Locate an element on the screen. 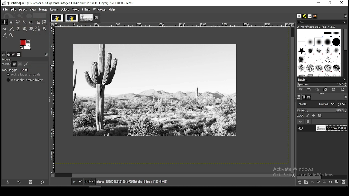 The width and height of the screenshot is (349, 196). move is located at coordinates (6, 65).